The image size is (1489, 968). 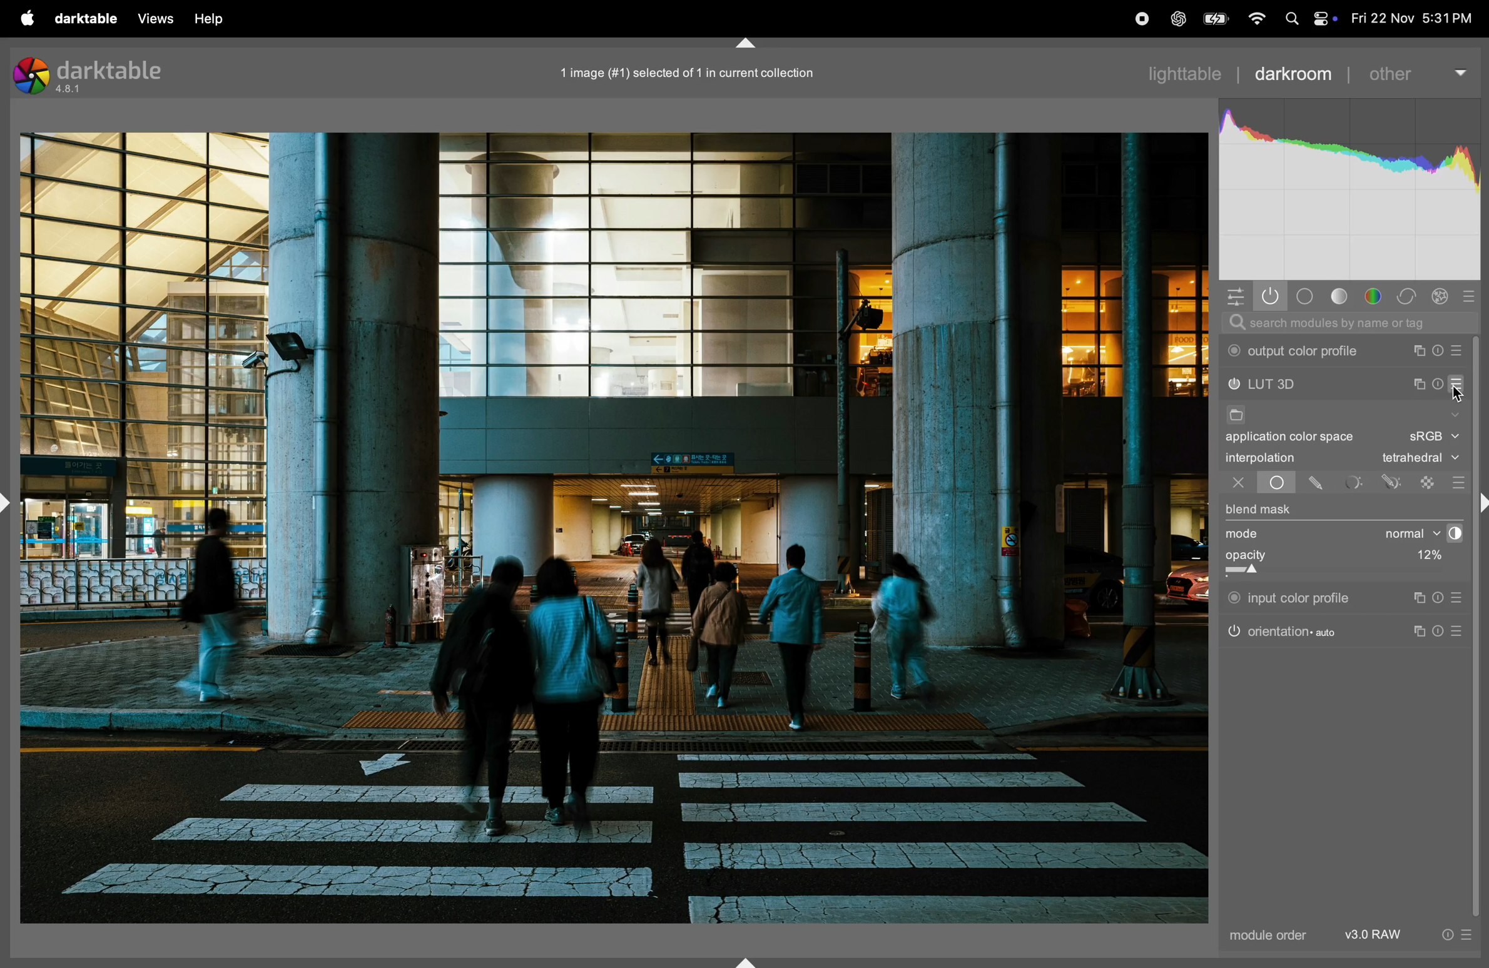 What do you see at coordinates (1255, 20) in the screenshot?
I see `wifi` at bounding box center [1255, 20].